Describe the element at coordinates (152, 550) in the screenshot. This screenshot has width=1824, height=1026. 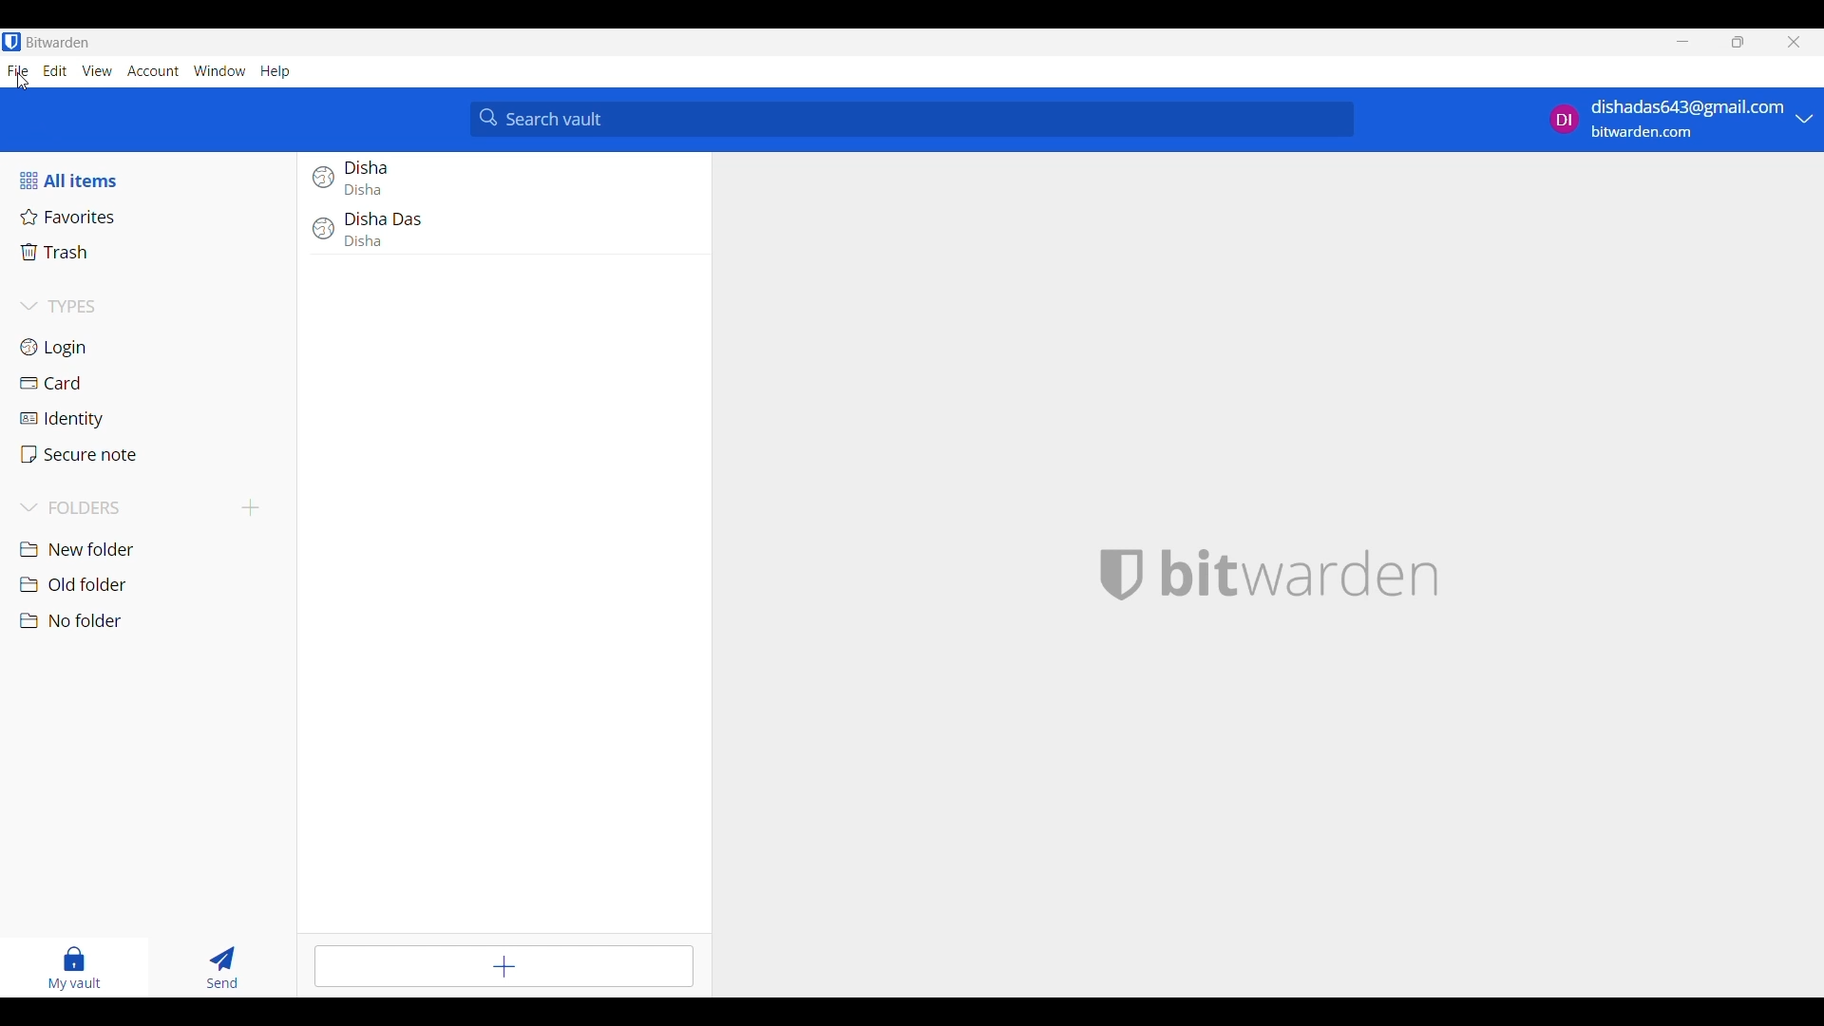
I see `New folder` at that location.